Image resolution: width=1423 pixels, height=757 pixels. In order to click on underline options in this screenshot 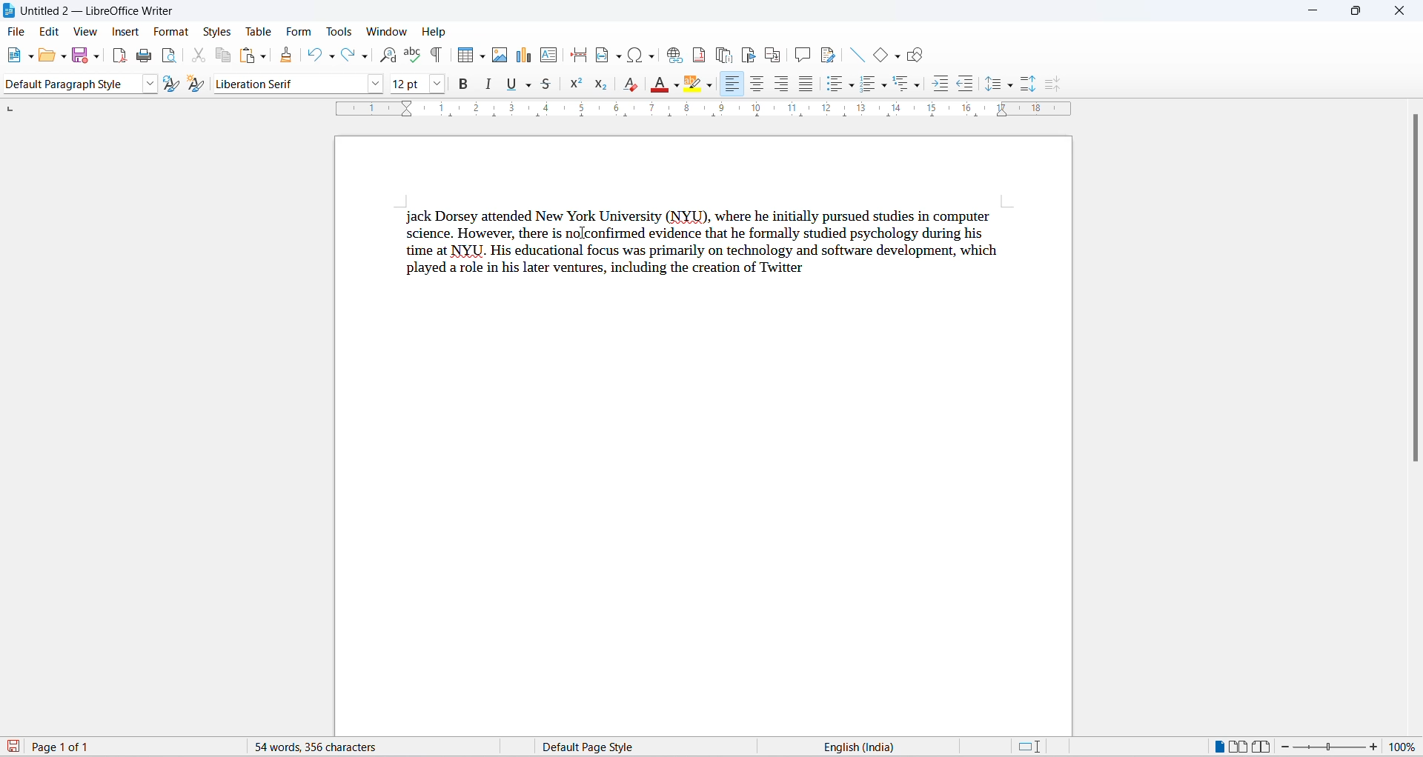, I will do `click(527, 85)`.